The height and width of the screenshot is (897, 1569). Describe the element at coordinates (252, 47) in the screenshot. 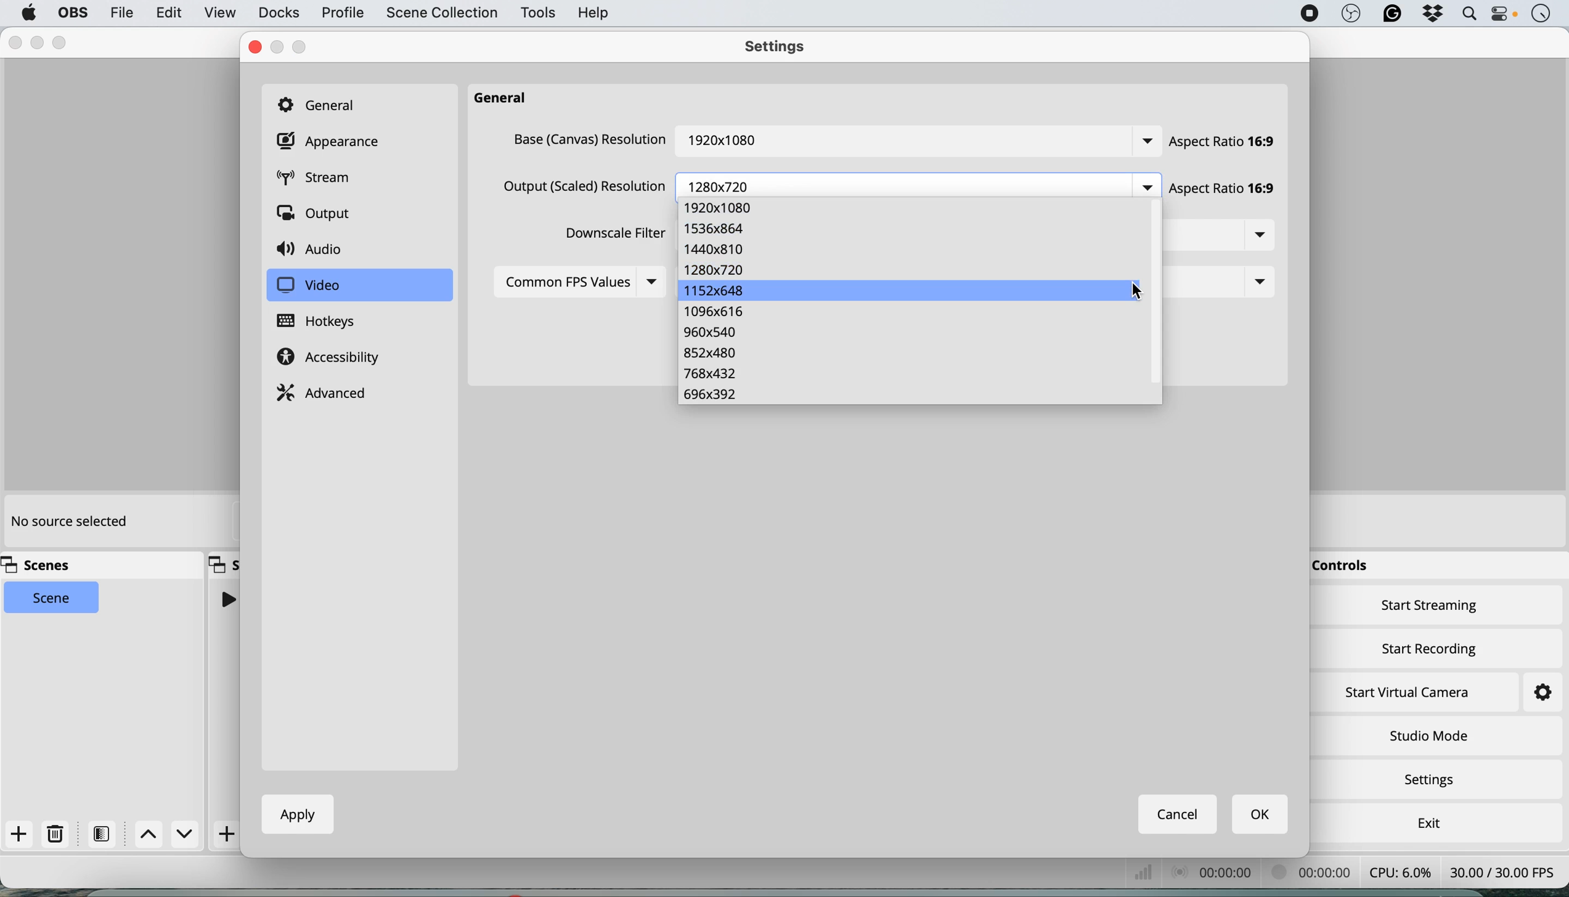

I see `close` at that location.